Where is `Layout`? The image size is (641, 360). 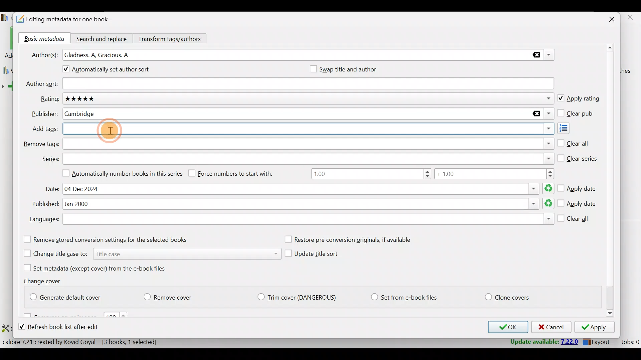 Layout is located at coordinates (598, 341).